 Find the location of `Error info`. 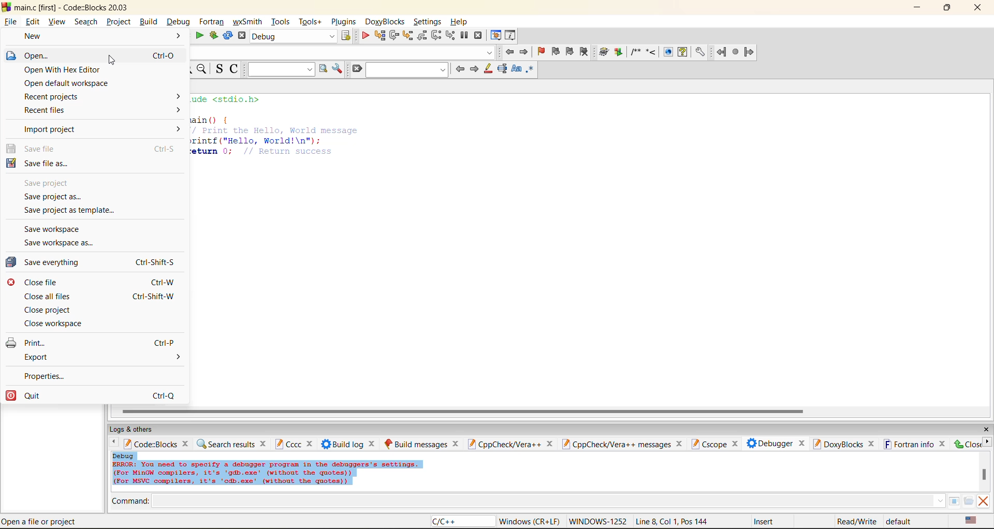

Error info is located at coordinates (267, 474).